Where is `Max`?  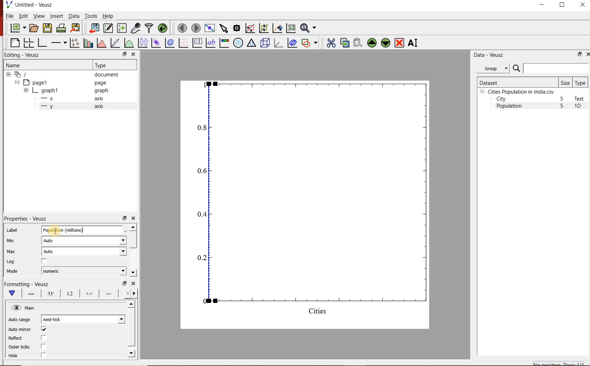
Max is located at coordinates (11, 251).